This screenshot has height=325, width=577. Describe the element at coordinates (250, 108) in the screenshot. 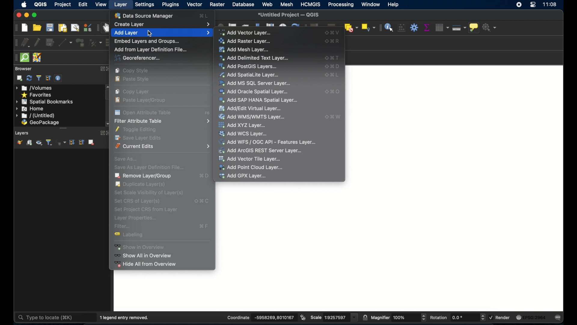

I see `add/edit virtual layer` at that location.